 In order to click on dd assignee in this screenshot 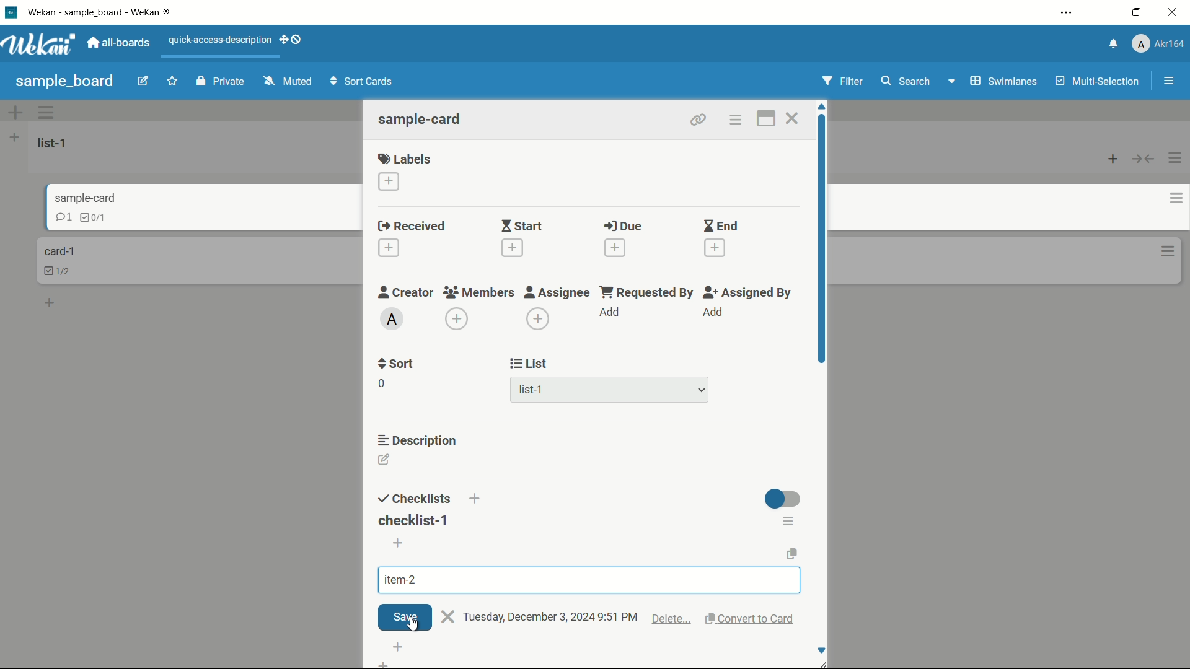, I will do `click(537, 319)`.